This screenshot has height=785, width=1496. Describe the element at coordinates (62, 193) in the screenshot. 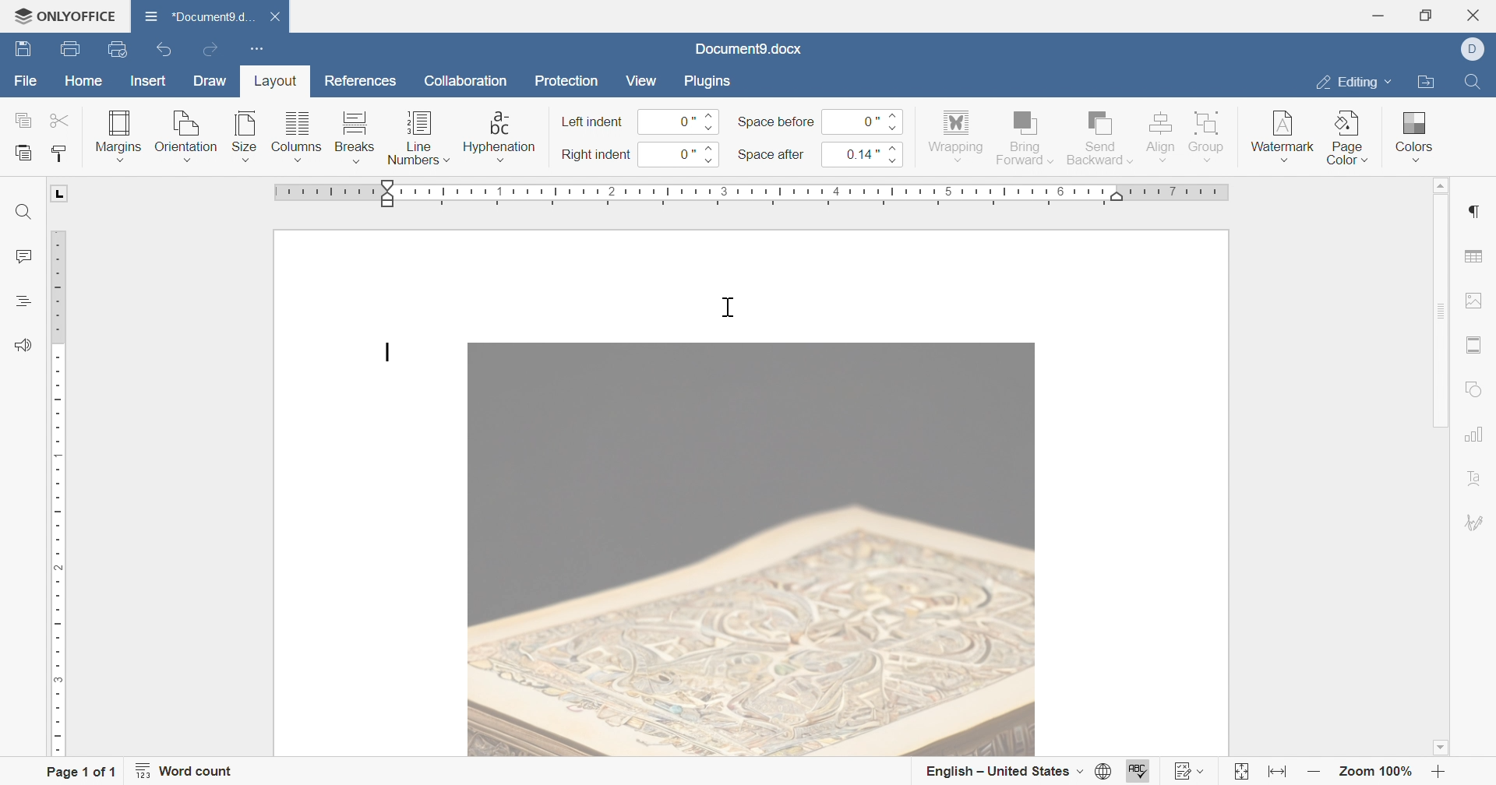

I see `L` at that location.